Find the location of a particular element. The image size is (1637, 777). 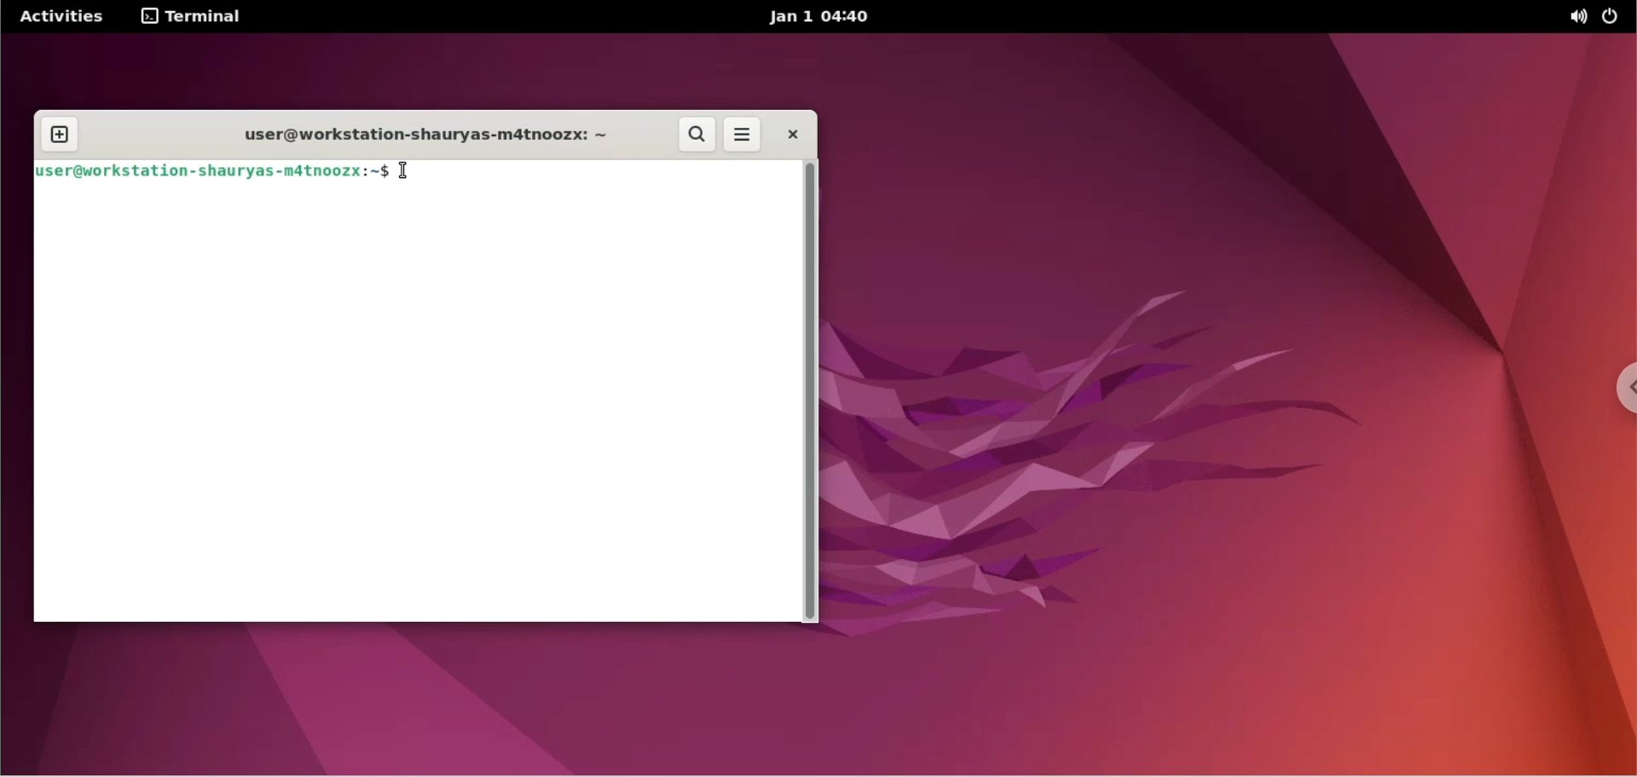

more options is located at coordinates (745, 135).